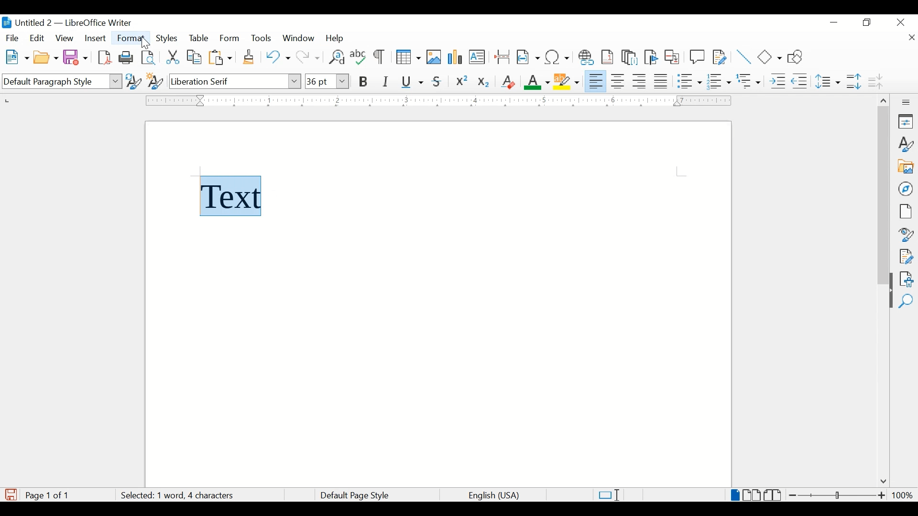  I want to click on default paragraph style, so click(61, 82).